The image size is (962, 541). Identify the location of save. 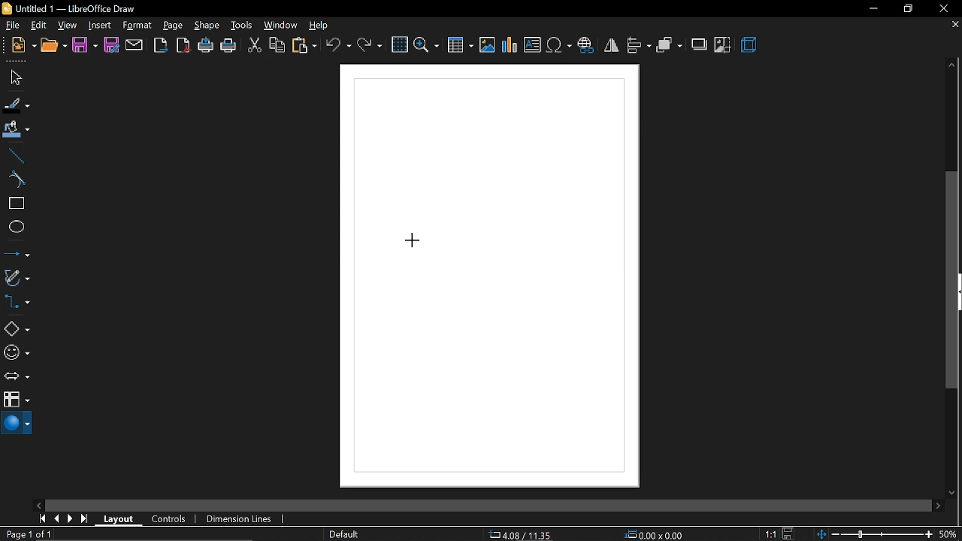
(791, 533).